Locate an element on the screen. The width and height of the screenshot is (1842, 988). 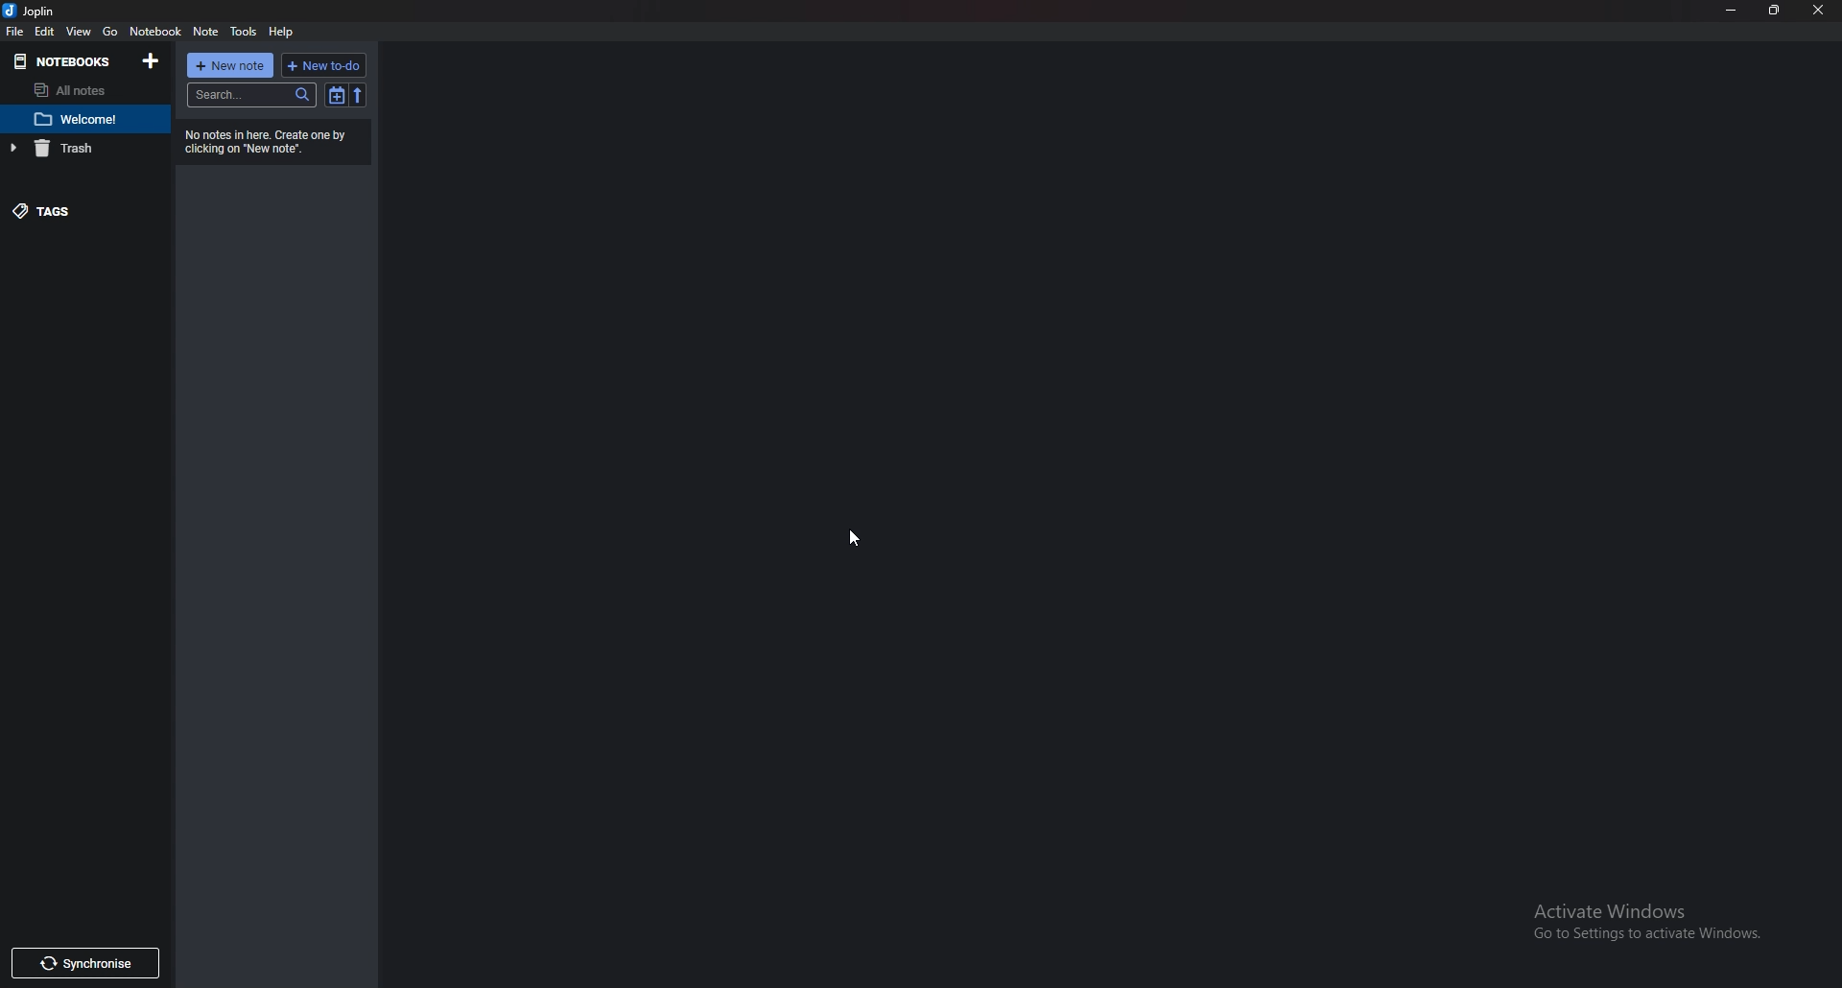
Minimize is located at coordinates (1734, 11).